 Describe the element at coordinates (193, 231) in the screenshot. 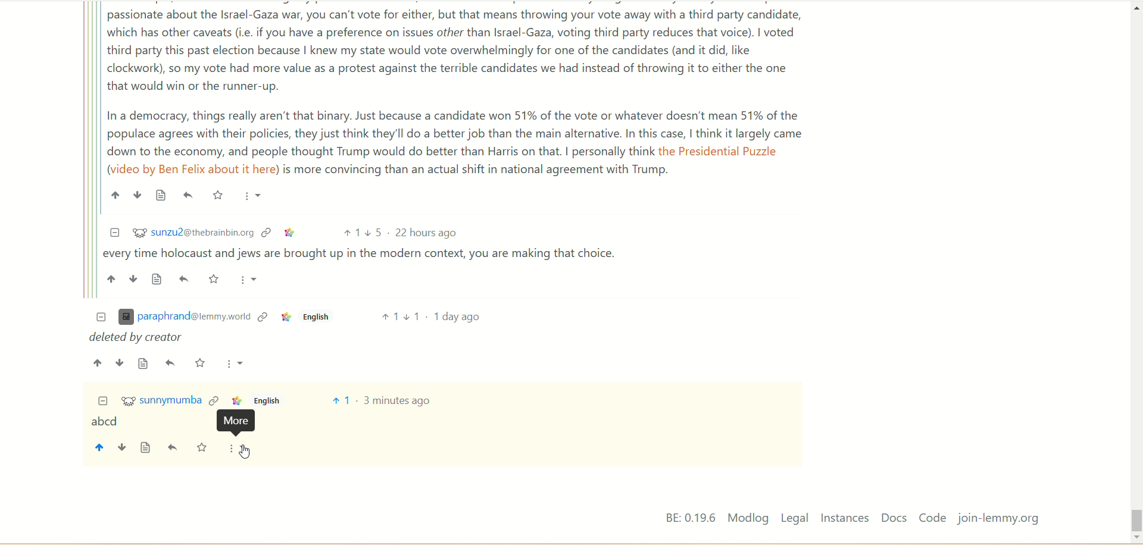

I see `$2 sunzu2@thebrainbin.org` at that location.